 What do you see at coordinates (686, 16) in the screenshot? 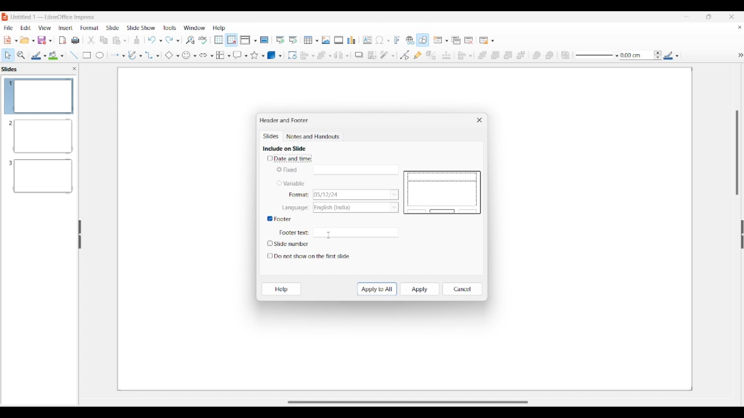
I see `Minimize` at bounding box center [686, 16].